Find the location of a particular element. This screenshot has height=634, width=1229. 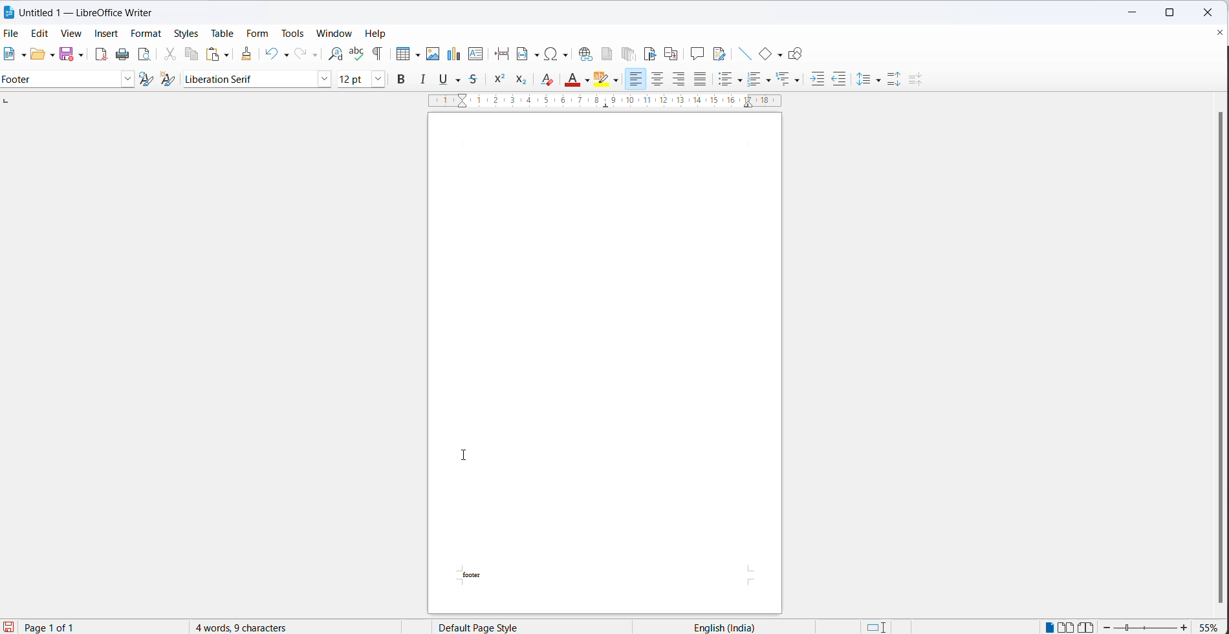

file options is located at coordinates (22, 56).